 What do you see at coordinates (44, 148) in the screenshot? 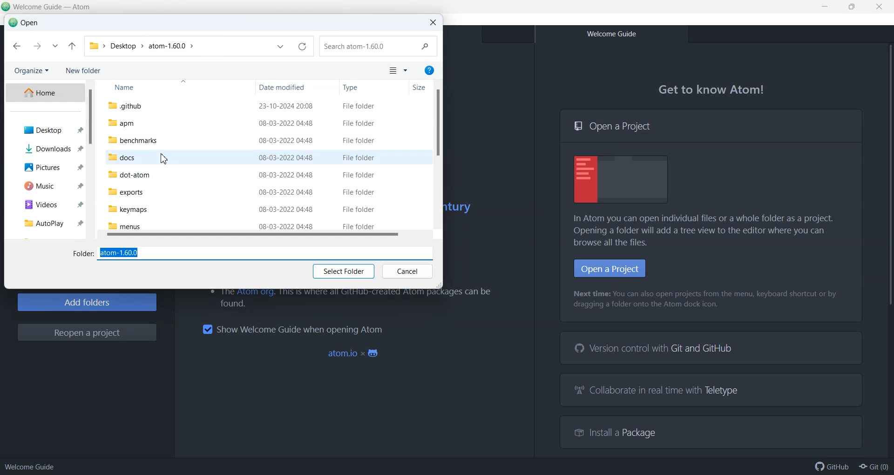
I see `Download` at bounding box center [44, 148].